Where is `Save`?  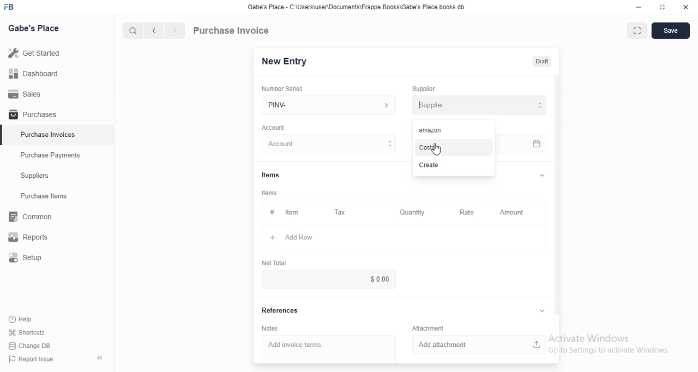
Save is located at coordinates (671, 31).